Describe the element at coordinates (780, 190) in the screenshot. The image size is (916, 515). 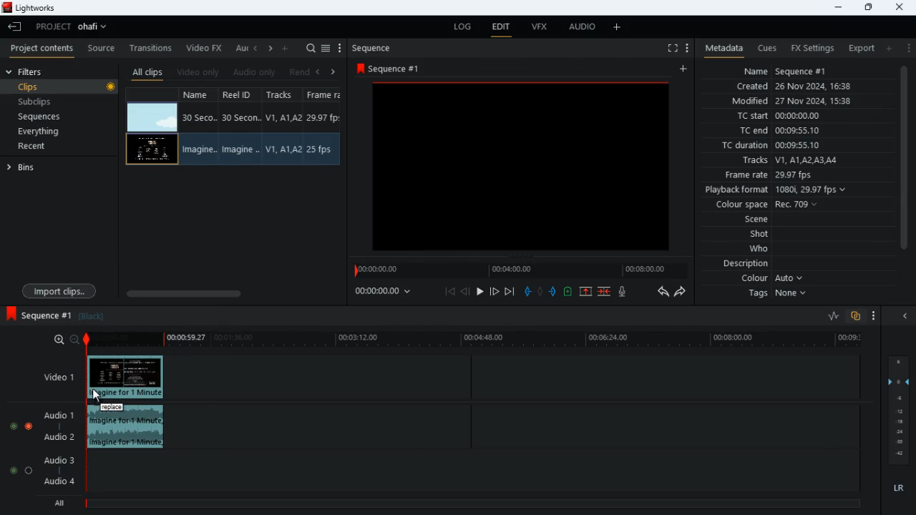
I see `playback format` at that location.